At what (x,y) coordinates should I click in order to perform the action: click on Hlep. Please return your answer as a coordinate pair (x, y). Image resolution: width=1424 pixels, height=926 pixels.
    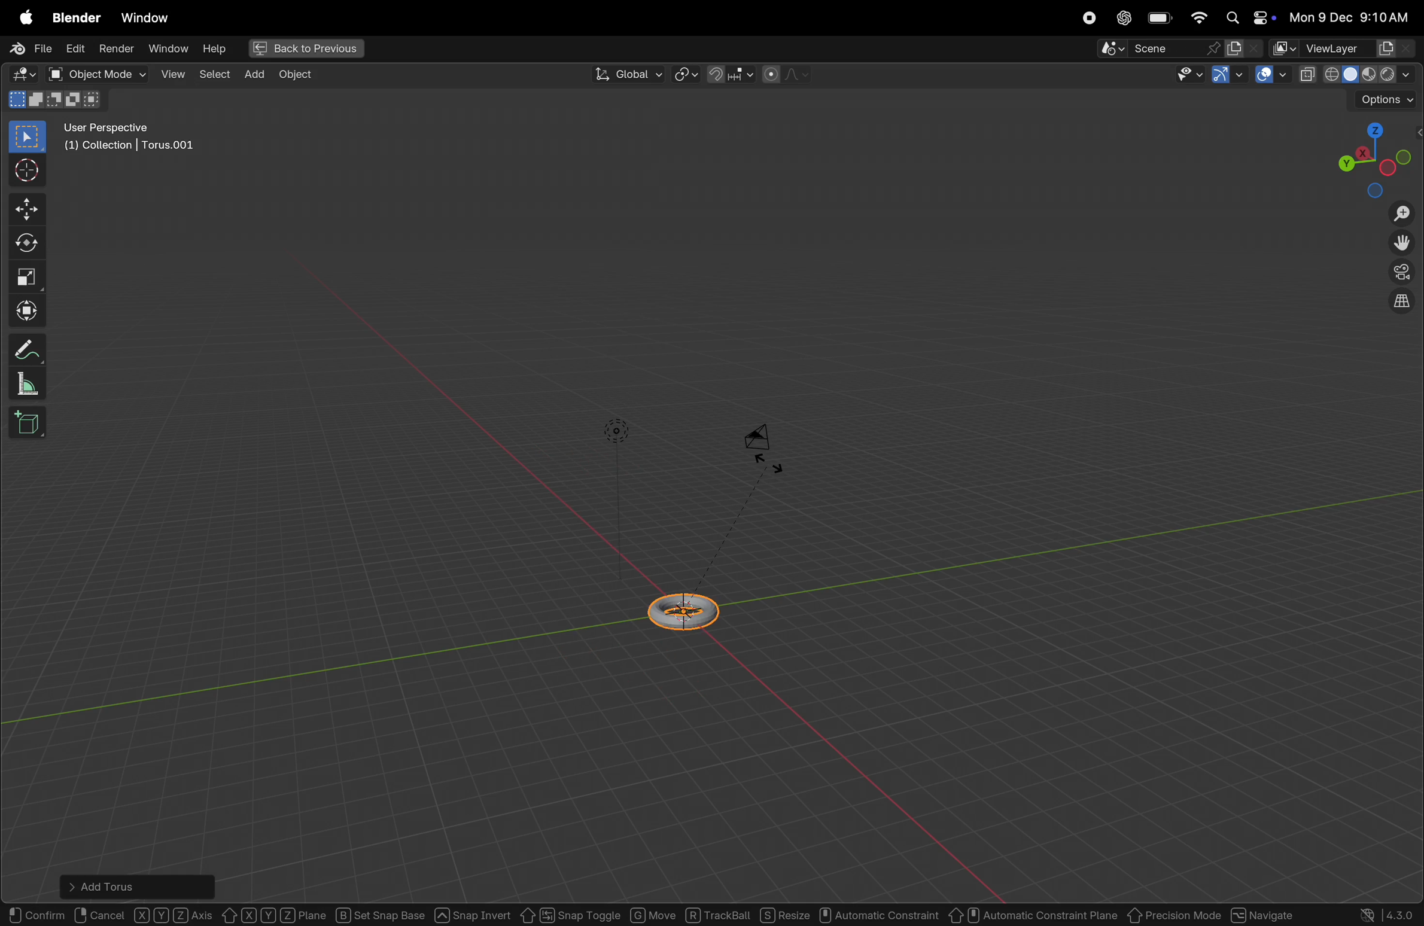
    Looking at the image, I should click on (212, 49).